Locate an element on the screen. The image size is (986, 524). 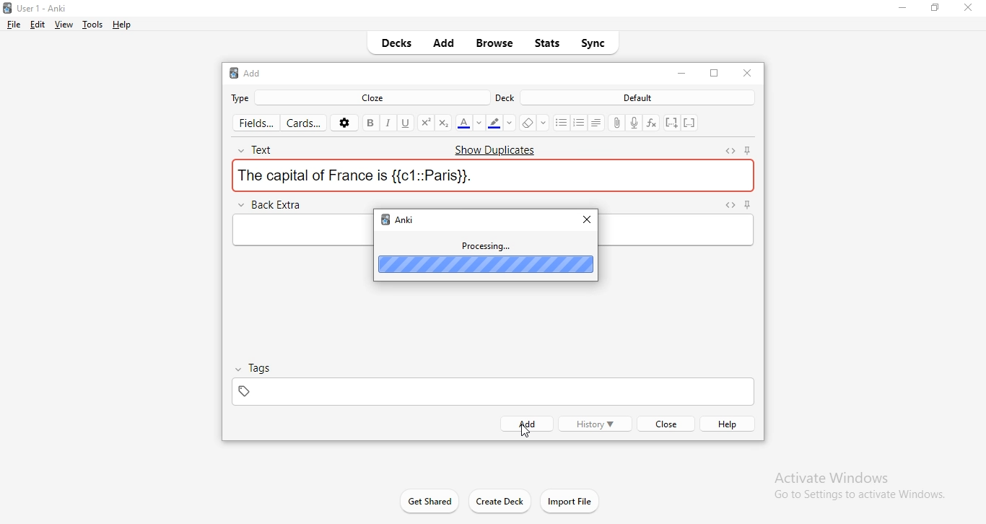
bold is located at coordinates (372, 122).